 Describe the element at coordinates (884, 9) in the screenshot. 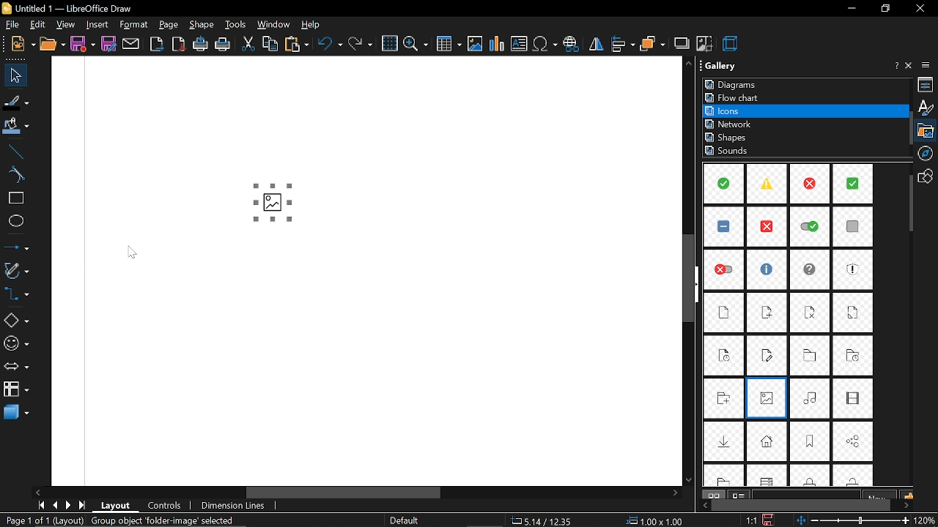

I see `restore down` at that location.